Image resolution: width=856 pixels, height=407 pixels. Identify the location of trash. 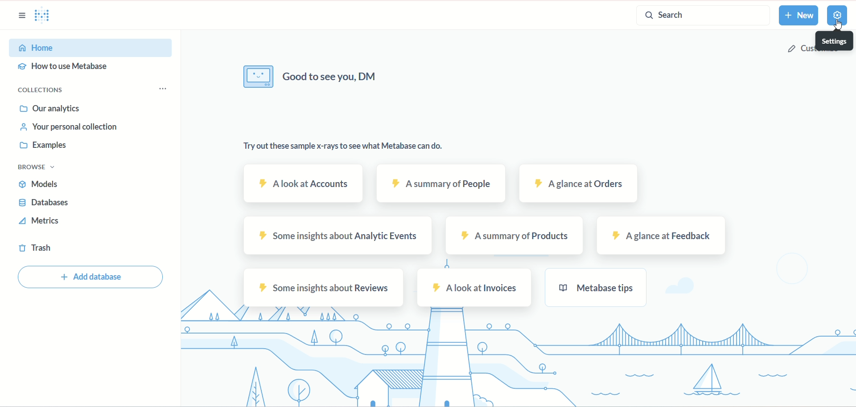
(35, 248).